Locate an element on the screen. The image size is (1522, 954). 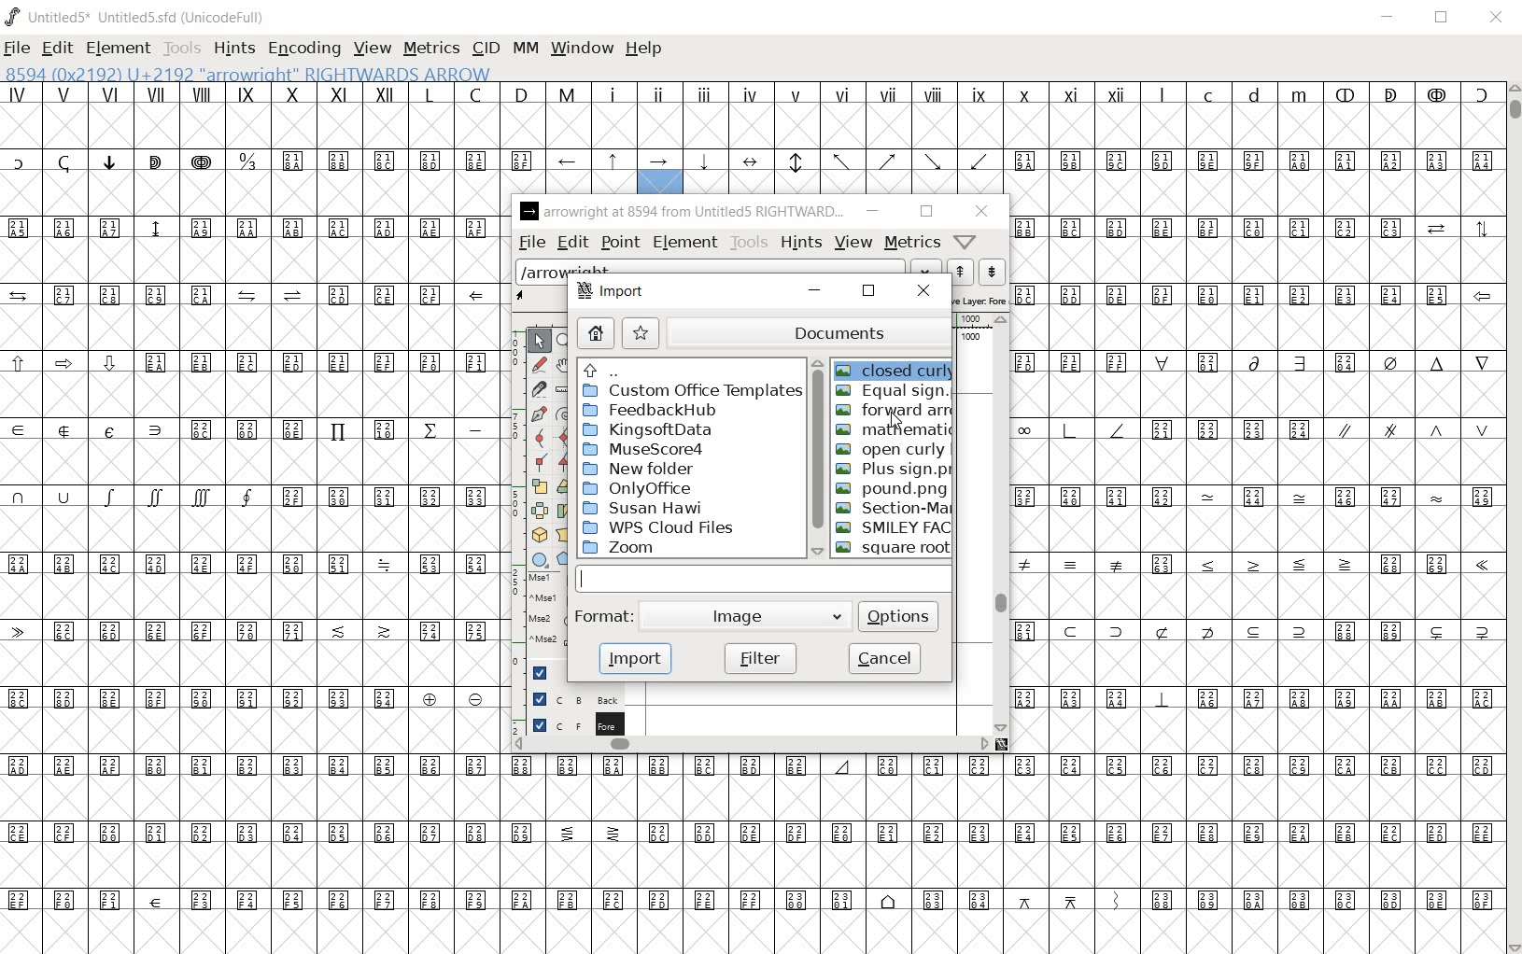
ruler is located at coordinates (973, 322).